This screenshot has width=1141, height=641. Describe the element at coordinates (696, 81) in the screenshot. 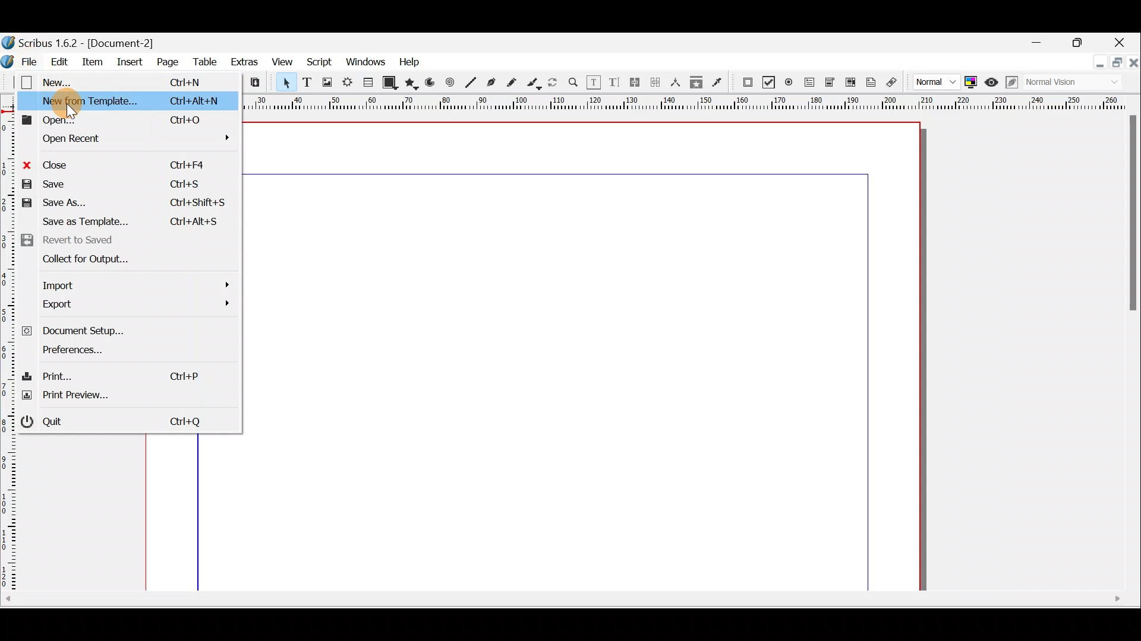

I see `Copy item properties` at that location.